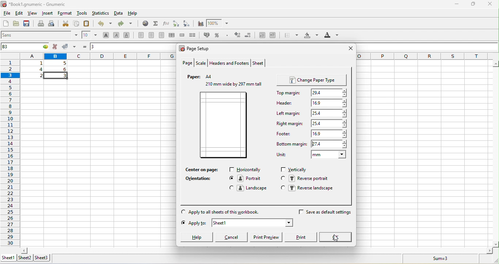  Describe the element at coordinates (7, 14) in the screenshot. I see `file` at that location.